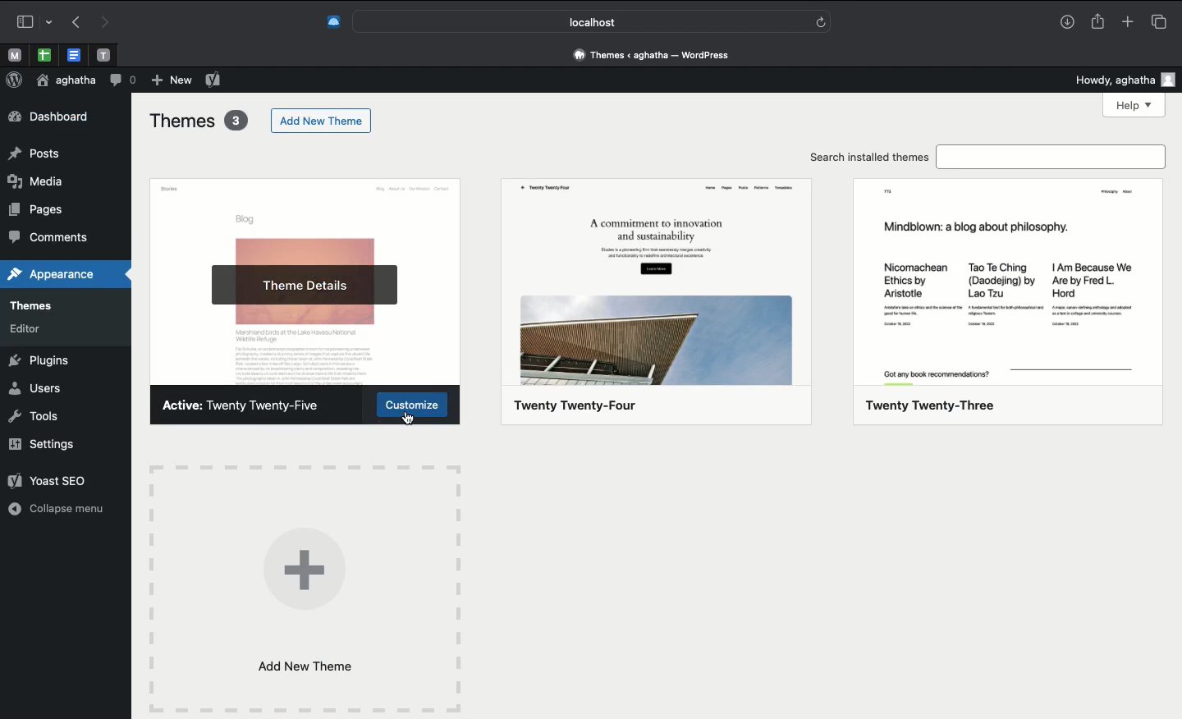 The height and width of the screenshot is (719, 1182). Describe the element at coordinates (11, 80) in the screenshot. I see `Logo` at that location.